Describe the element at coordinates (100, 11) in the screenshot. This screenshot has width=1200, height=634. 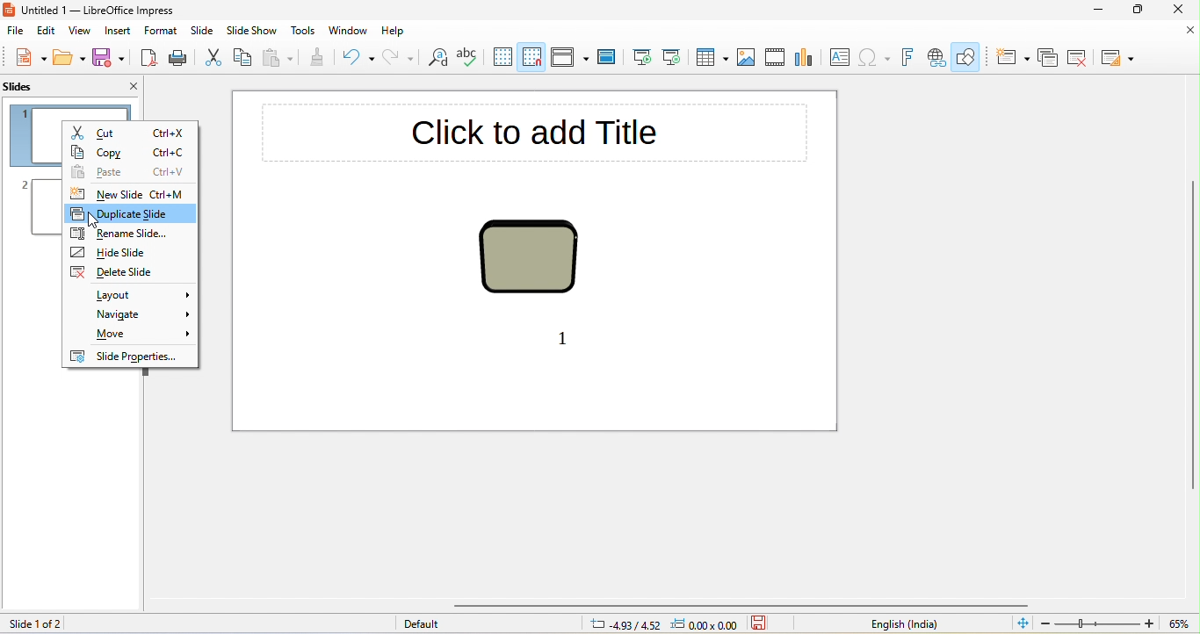
I see `untitled 1- libre office impress` at that location.